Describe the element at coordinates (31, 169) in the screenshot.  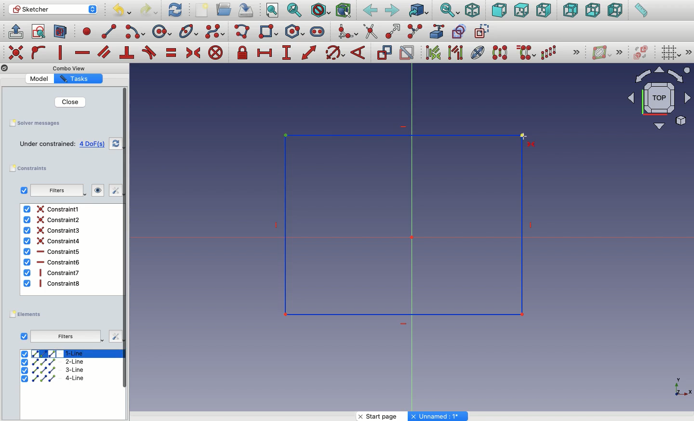
I see `constraints` at that location.